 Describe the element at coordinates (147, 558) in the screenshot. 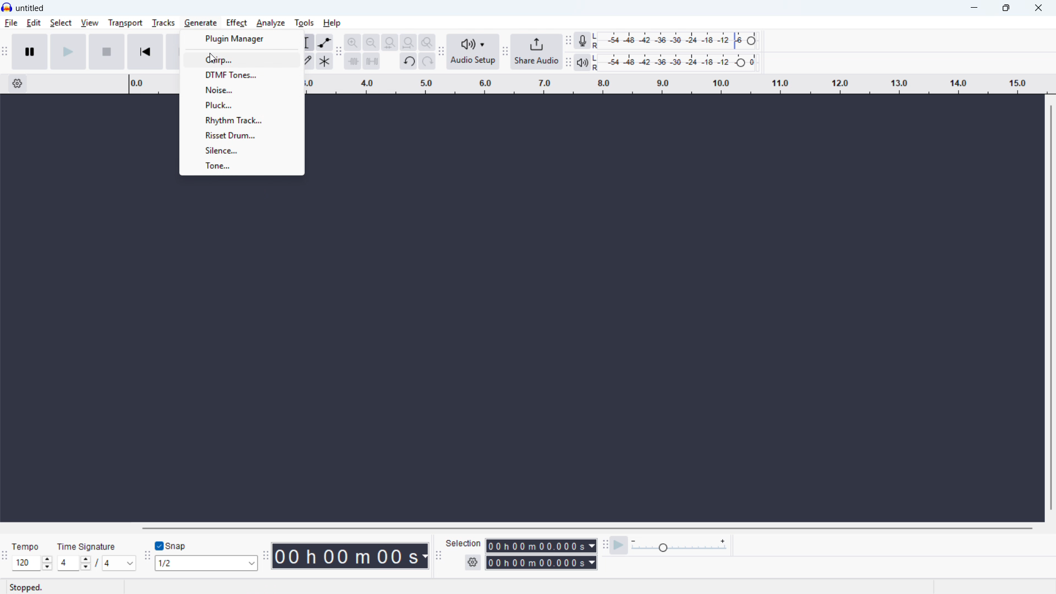

I see `Snapping toolbar ` at that location.